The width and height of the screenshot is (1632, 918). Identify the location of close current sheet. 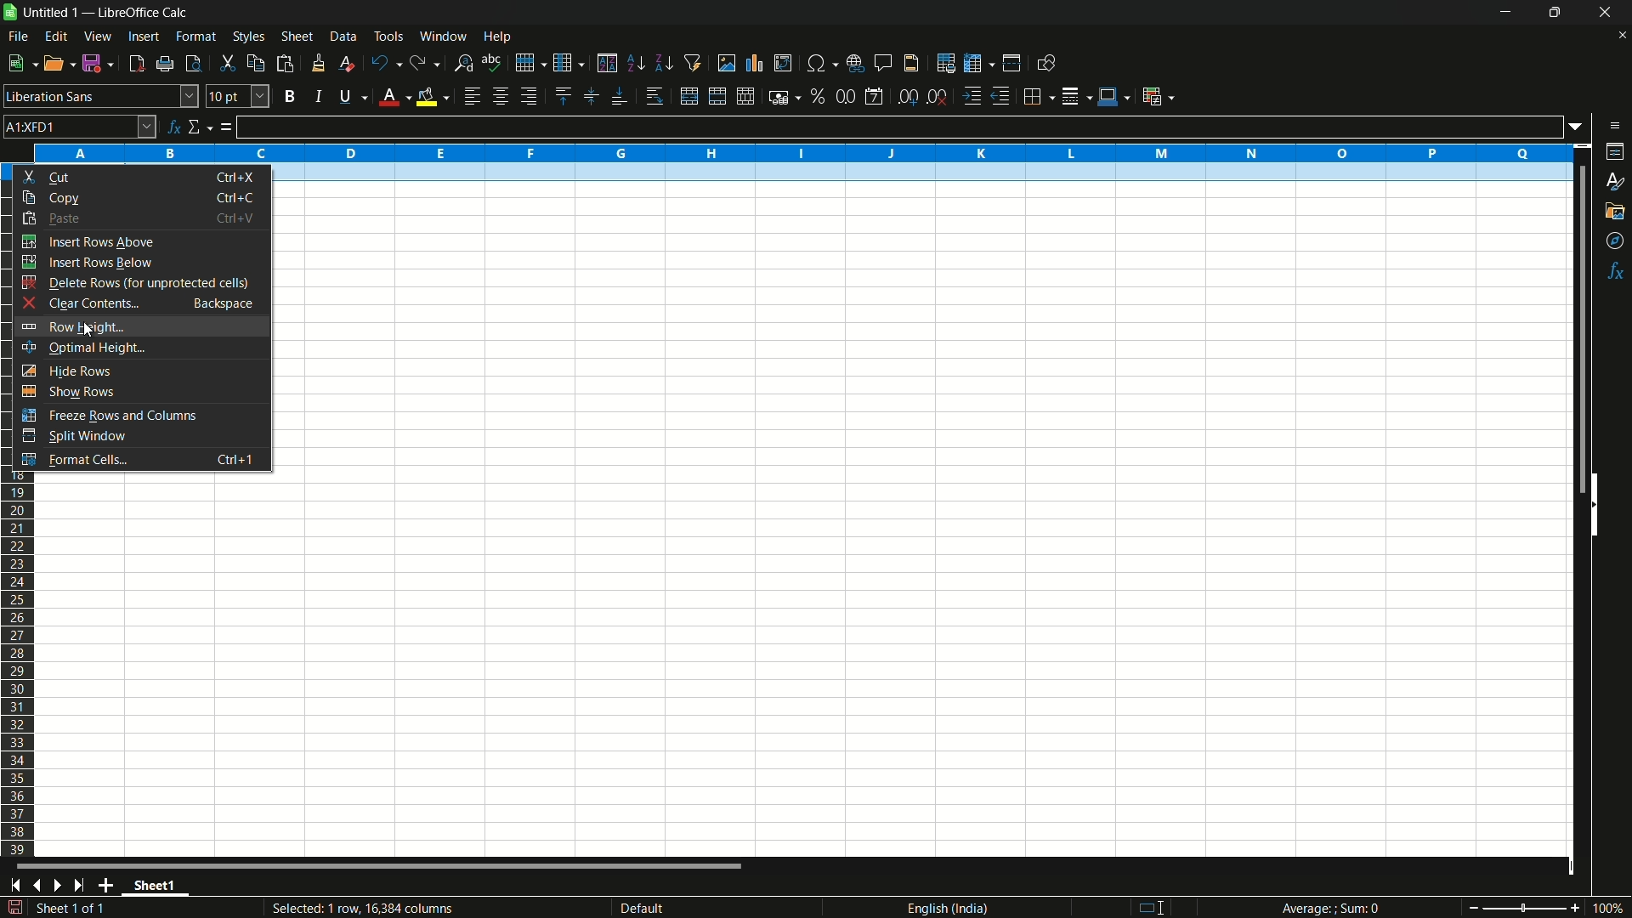
(1620, 39).